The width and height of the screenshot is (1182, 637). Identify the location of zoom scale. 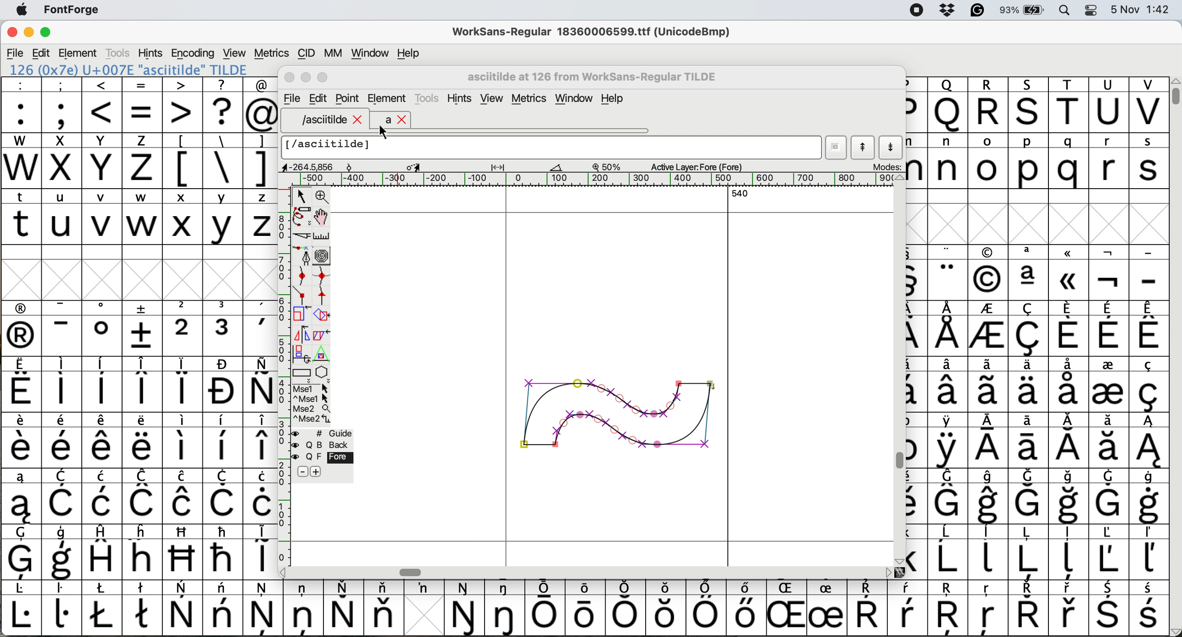
(610, 167).